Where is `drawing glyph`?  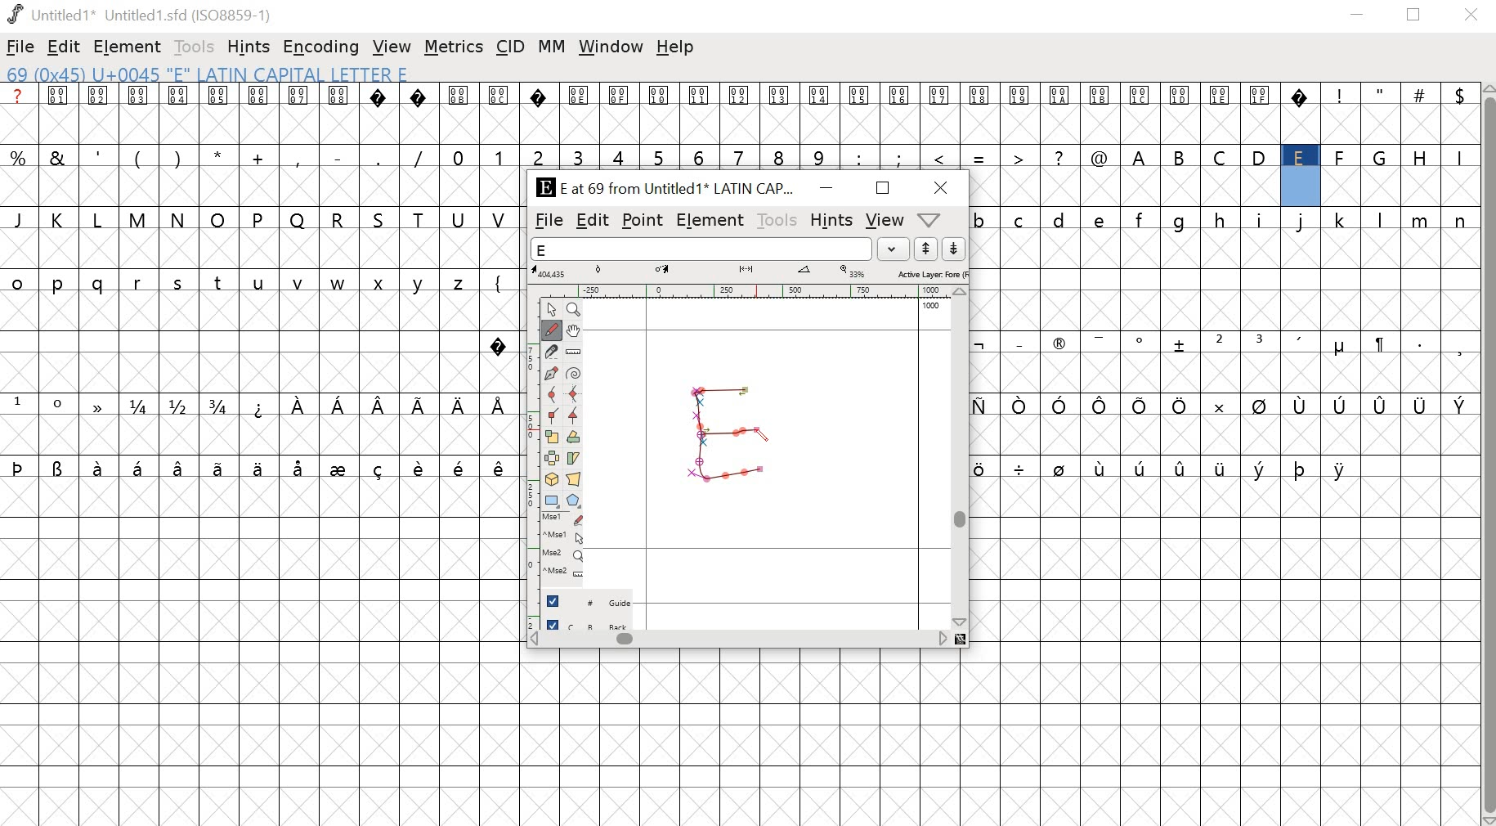
drawing glyph is located at coordinates (726, 433).